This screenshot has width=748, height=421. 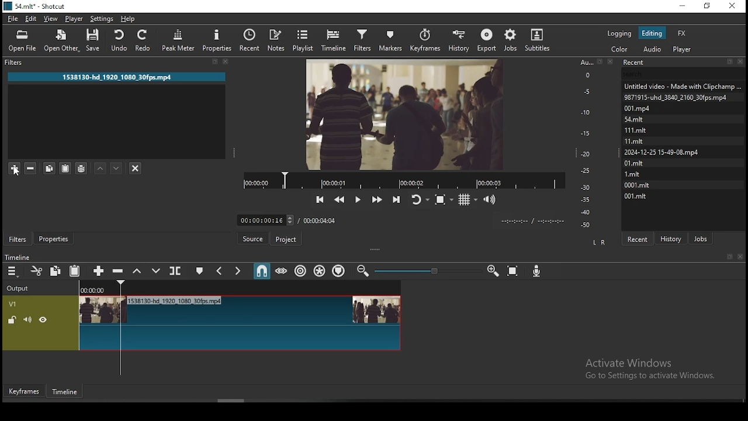 I want to click on file, so click(x=14, y=19).